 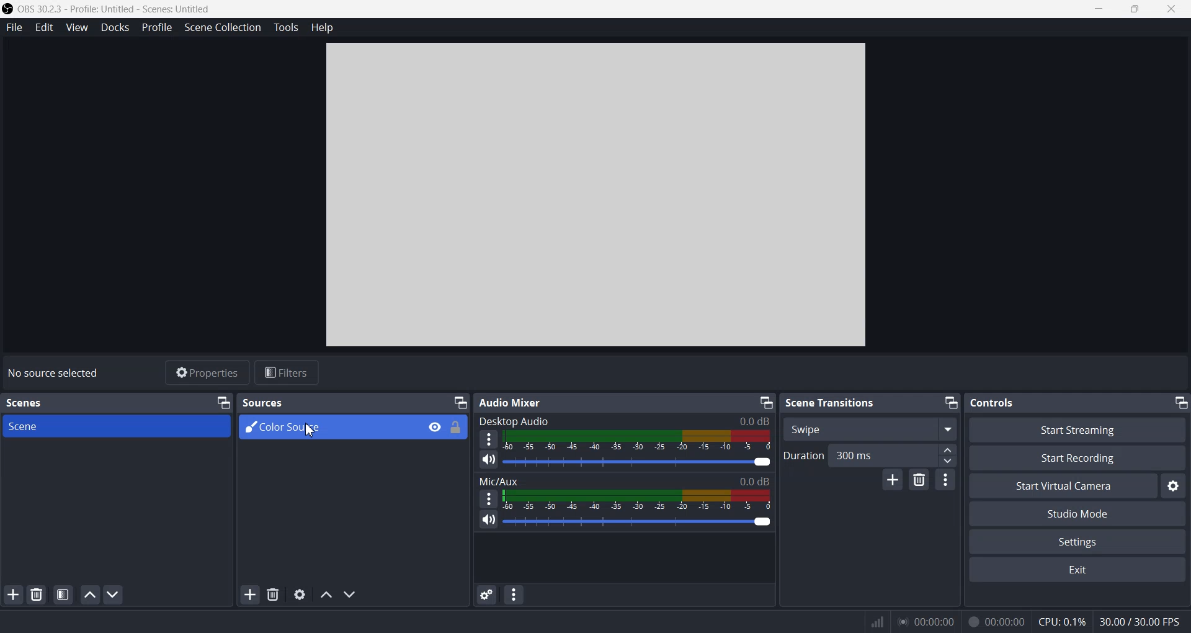 I want to click on Color Source, so click(x=327, y=428).